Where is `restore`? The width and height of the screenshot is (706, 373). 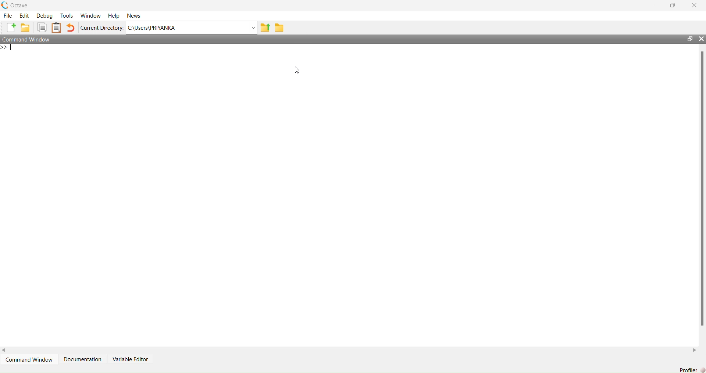
restore is located at coordinates (672, 5).